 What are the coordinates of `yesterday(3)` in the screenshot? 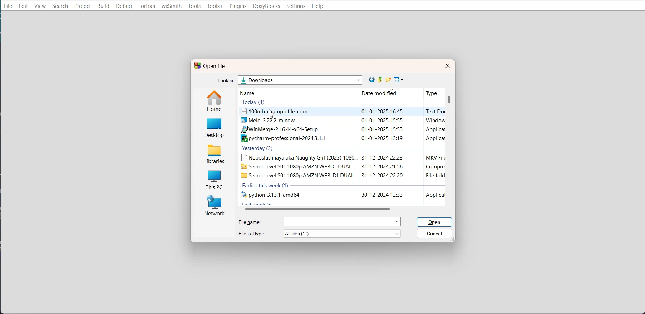 It's located at (258, 149).